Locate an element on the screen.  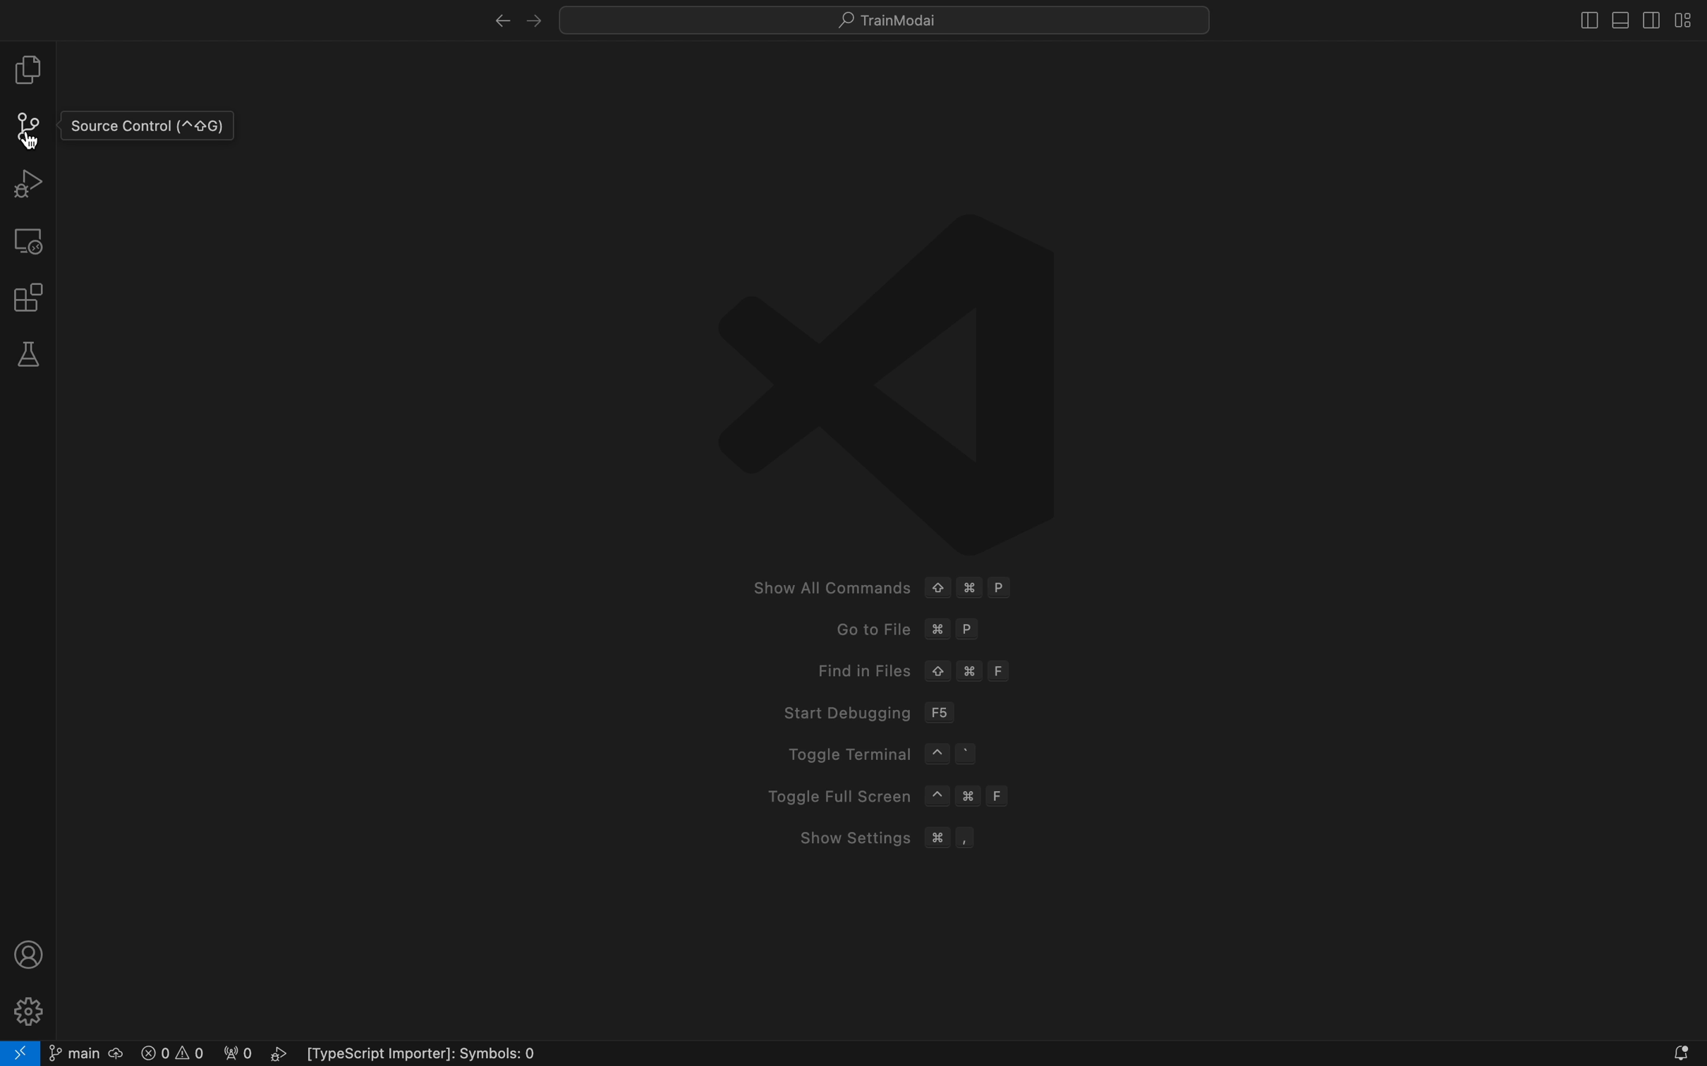
Notifications  is located at coordinates (1675, 1053).